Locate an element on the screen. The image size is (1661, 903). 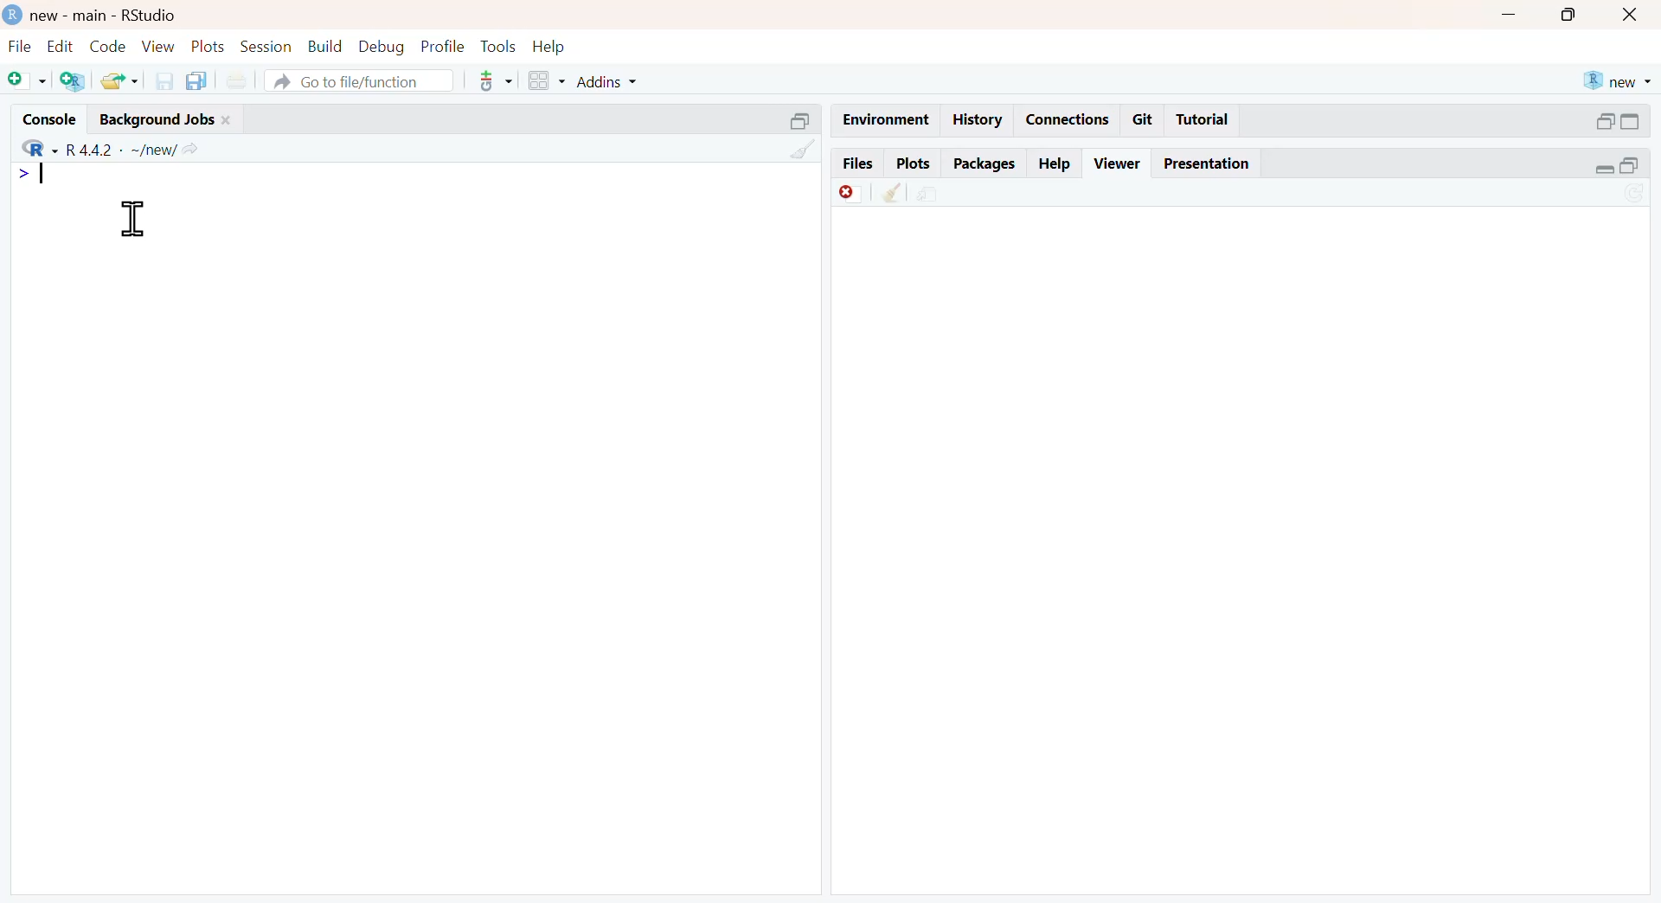
session is located at coordinates (265, 47).